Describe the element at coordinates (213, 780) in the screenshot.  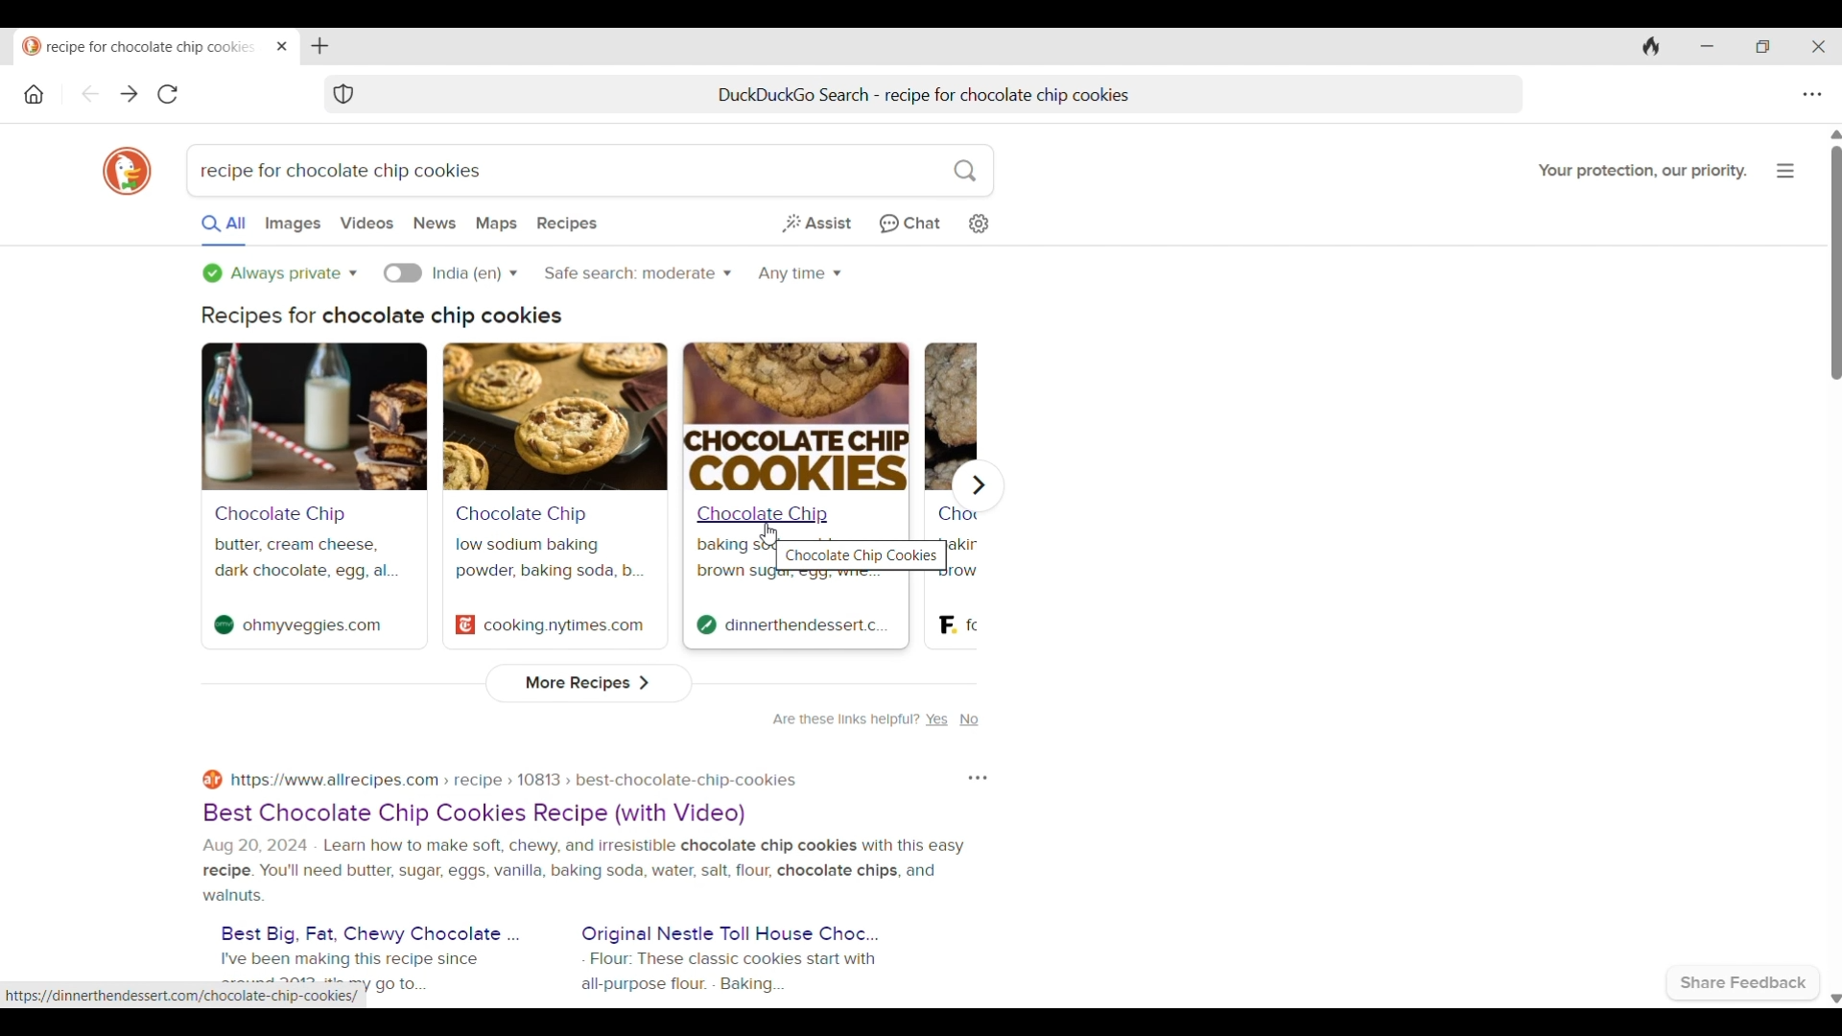
I see `Site logo` at that location.